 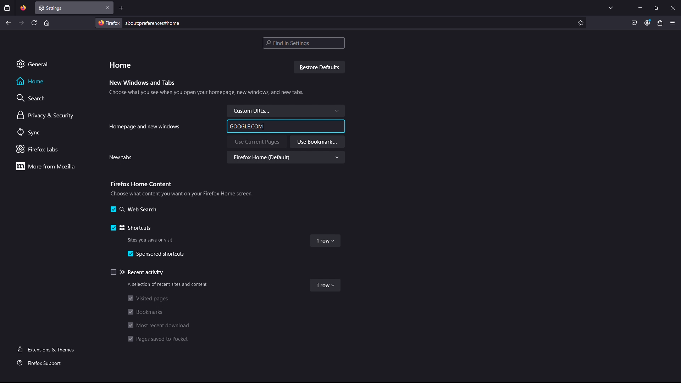 I want to click on Search, so click(x=32, y=98).